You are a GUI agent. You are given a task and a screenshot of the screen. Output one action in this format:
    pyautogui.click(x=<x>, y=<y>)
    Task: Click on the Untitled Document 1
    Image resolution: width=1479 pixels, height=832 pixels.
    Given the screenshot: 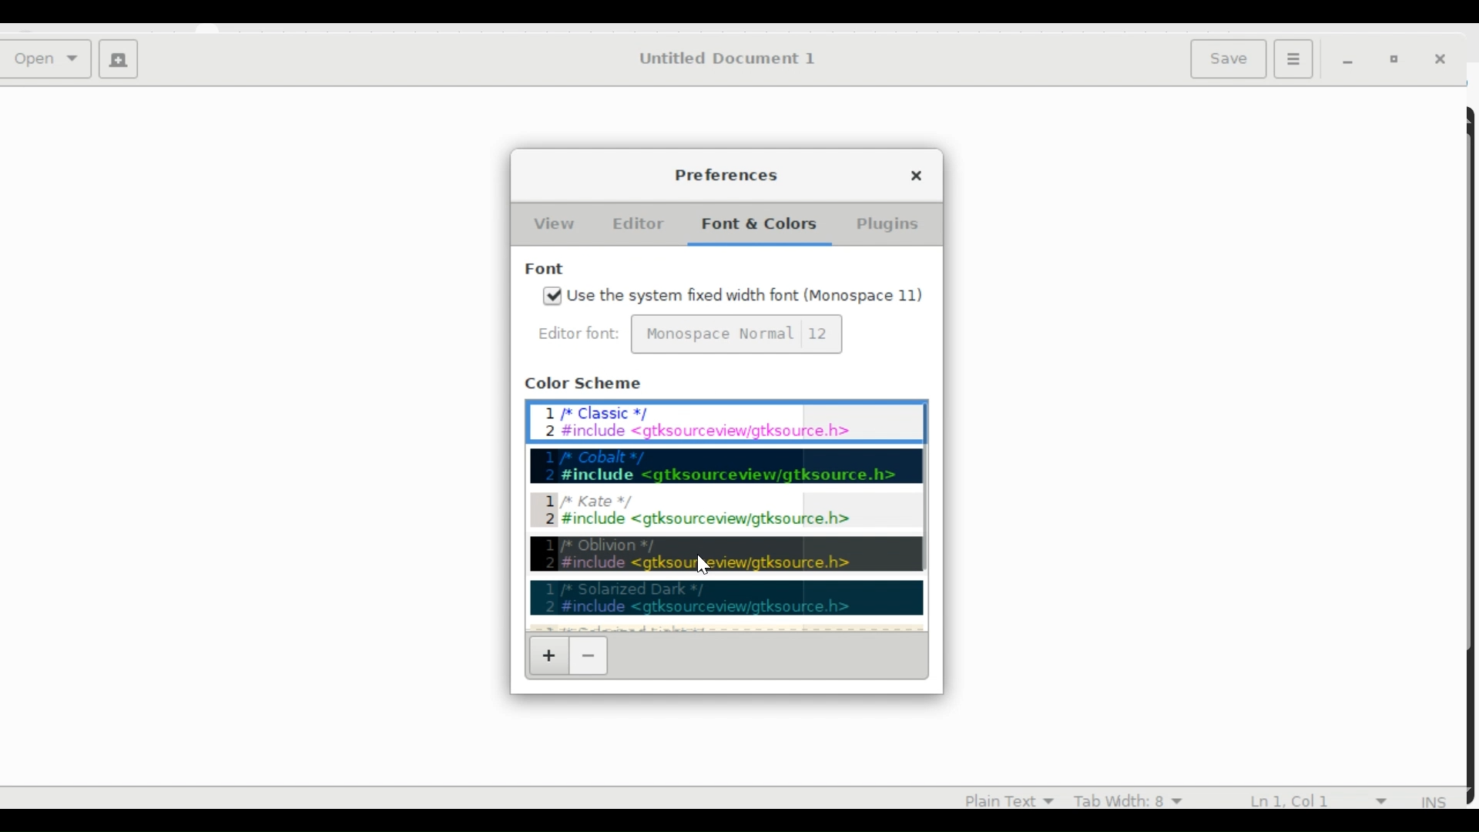 What is the action you would take?
    pyautogui.click(x=726, y=59)
    